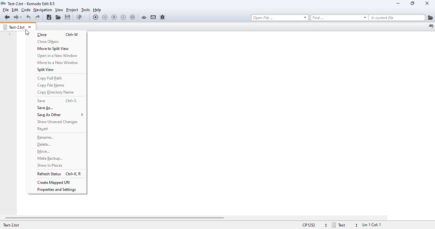 Image resolution: width=435 pixels, height=229 pixels. Describe the element at coordinates (14, 27) in the screenshot. I see `text-2` at that location.